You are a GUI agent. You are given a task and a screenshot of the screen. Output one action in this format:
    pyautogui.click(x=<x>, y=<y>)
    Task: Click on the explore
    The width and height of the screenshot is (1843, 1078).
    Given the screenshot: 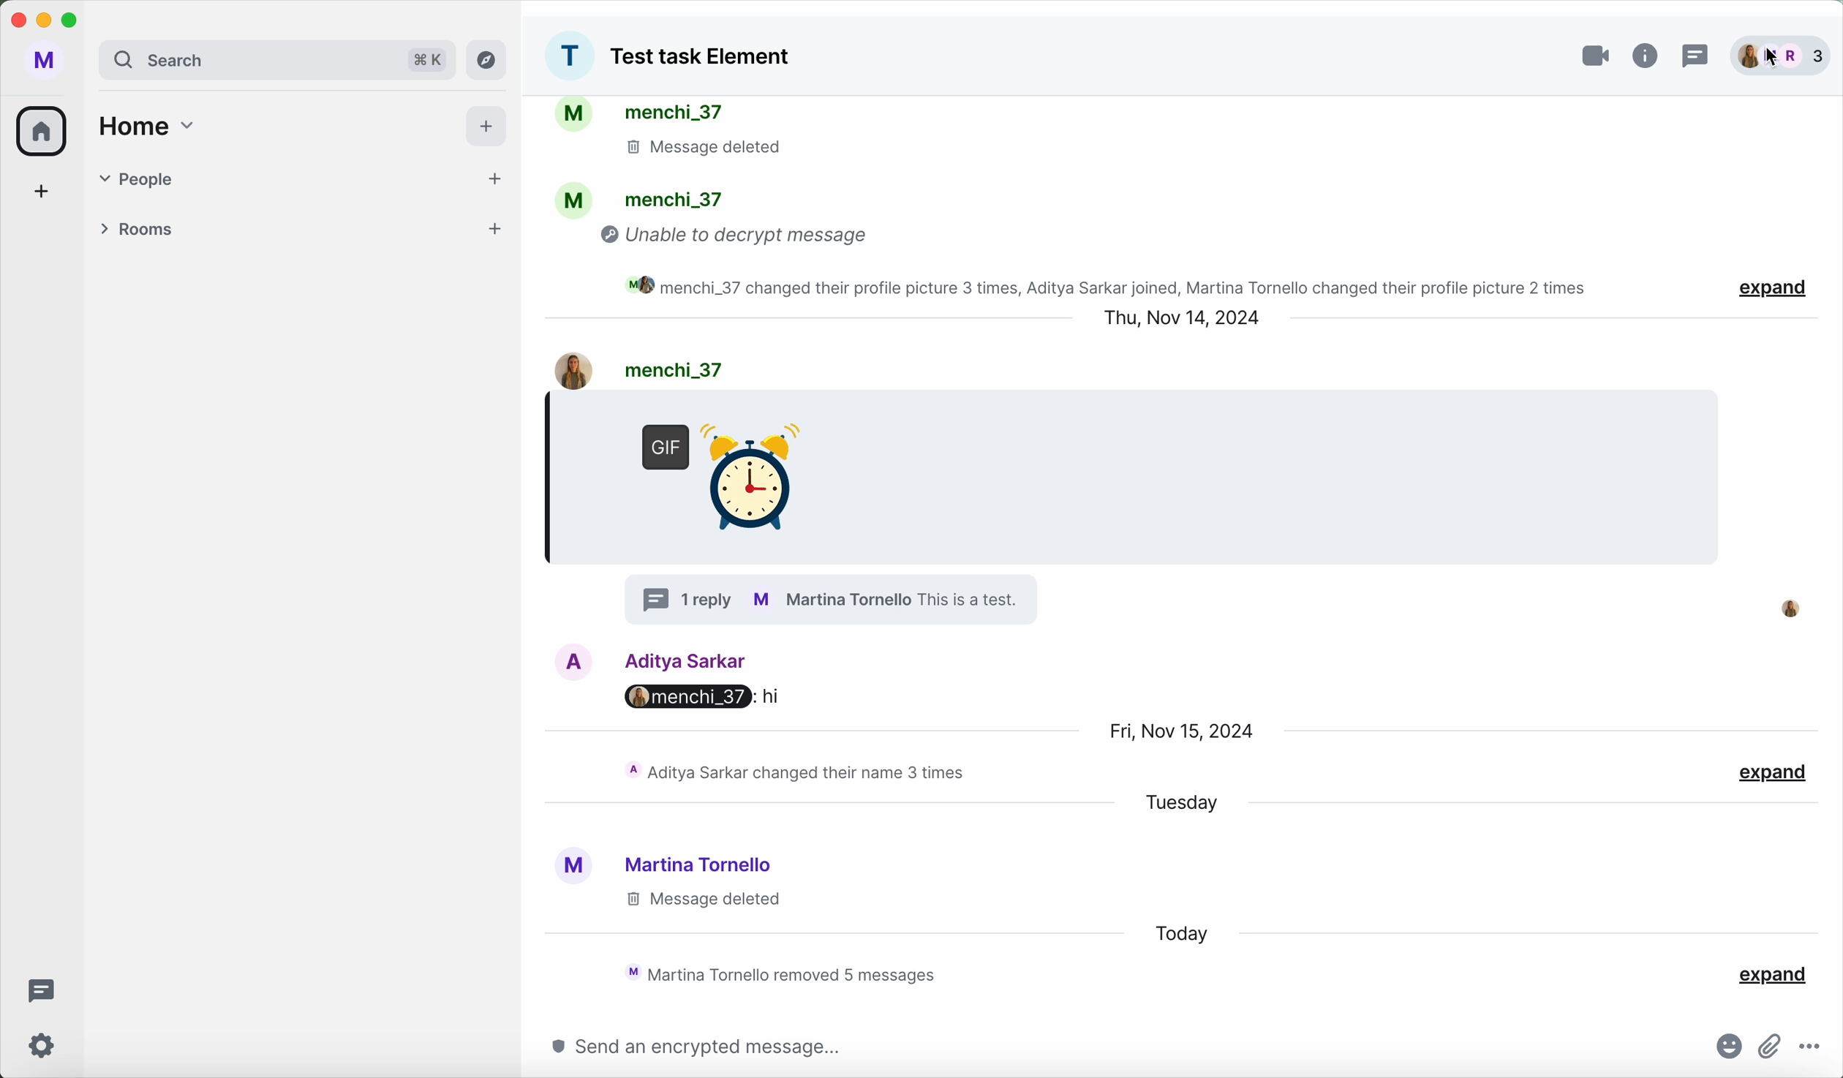 What is the action you would take?
    pyautogui.click(x=487, y=59)
    